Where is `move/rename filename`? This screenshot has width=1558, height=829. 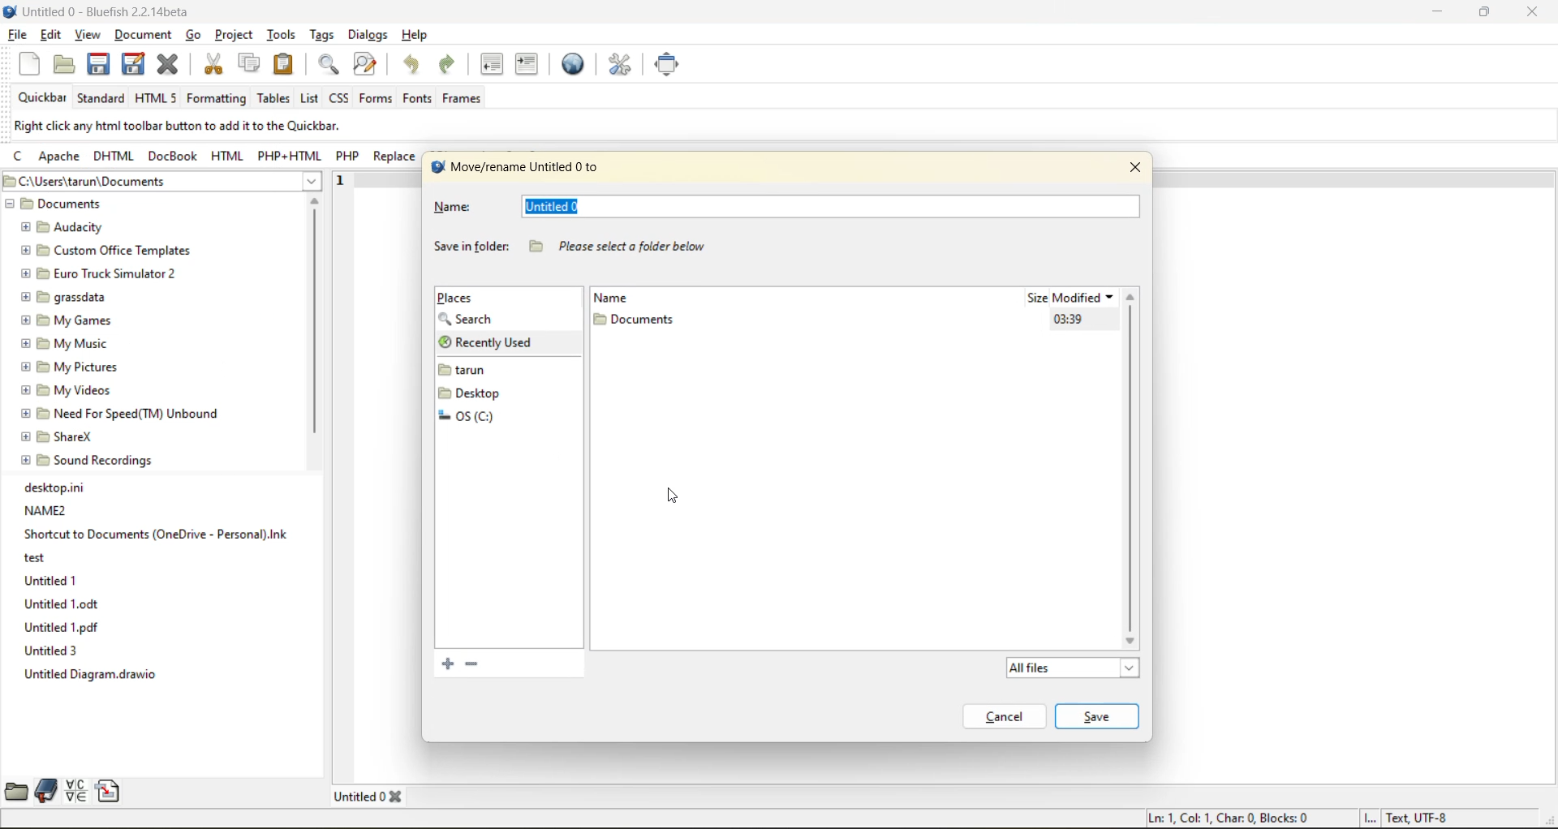 move/rename filename is located at coordinates (528, 169).